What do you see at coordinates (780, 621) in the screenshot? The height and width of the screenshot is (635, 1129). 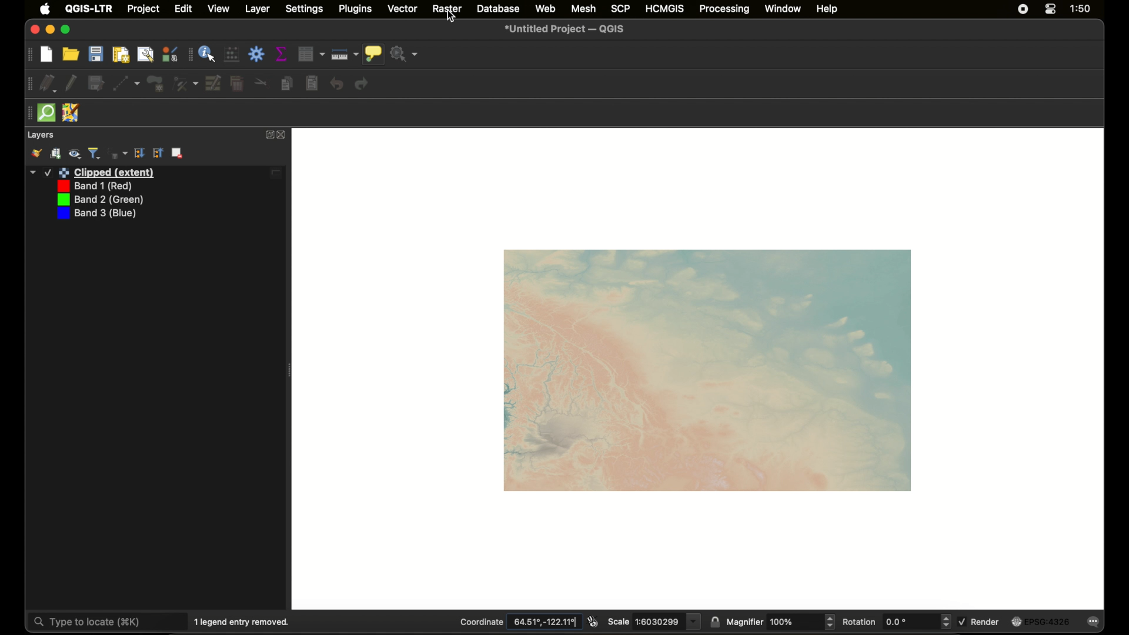 I see `magnifier` at bounding box center [780, 621].